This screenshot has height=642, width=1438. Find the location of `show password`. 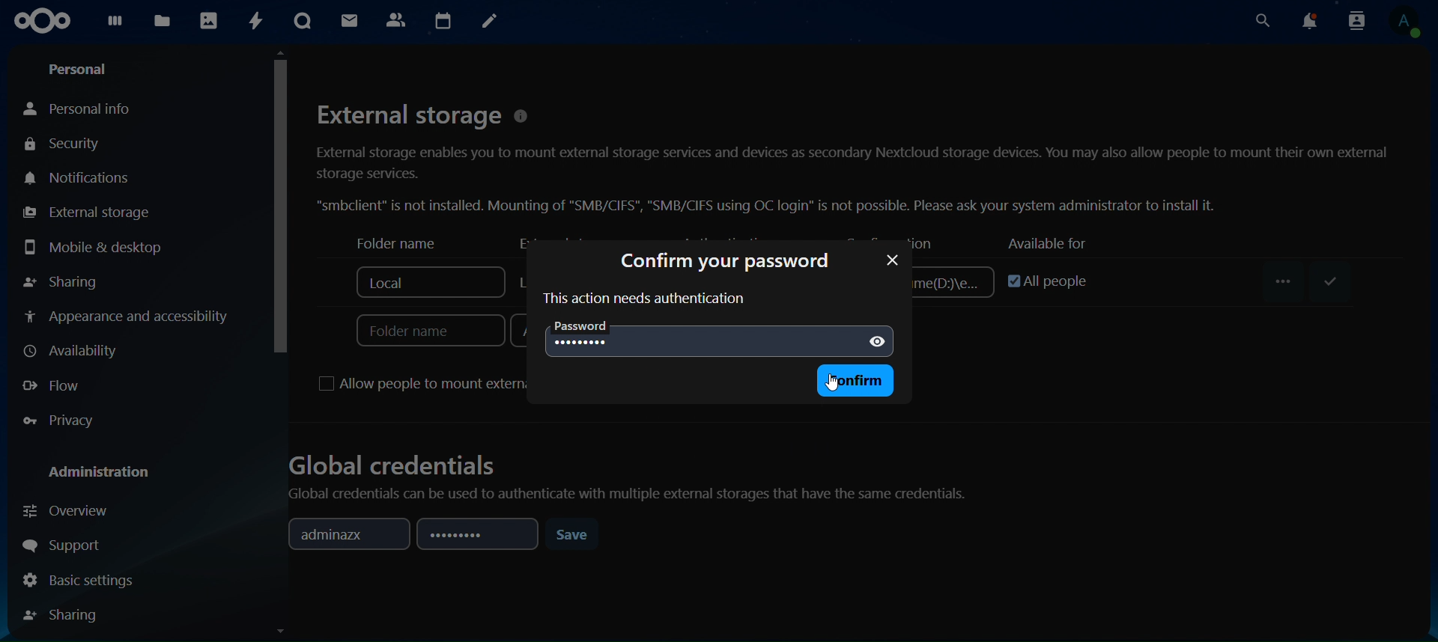

show password is located at coordinates (880, 340).